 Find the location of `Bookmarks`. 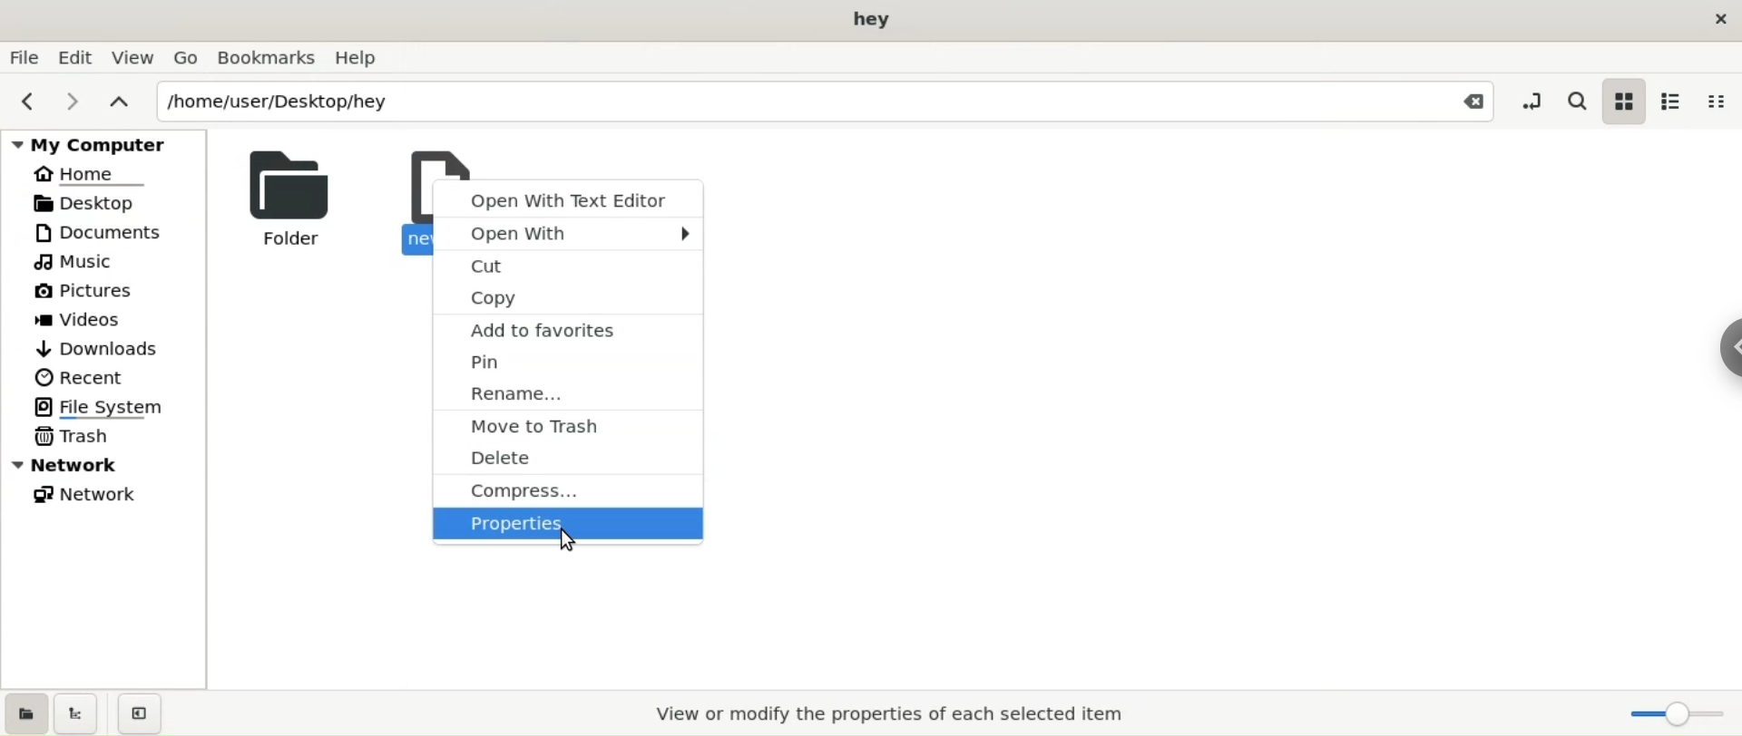

Bookmarks is located at coordinates (266, 56).